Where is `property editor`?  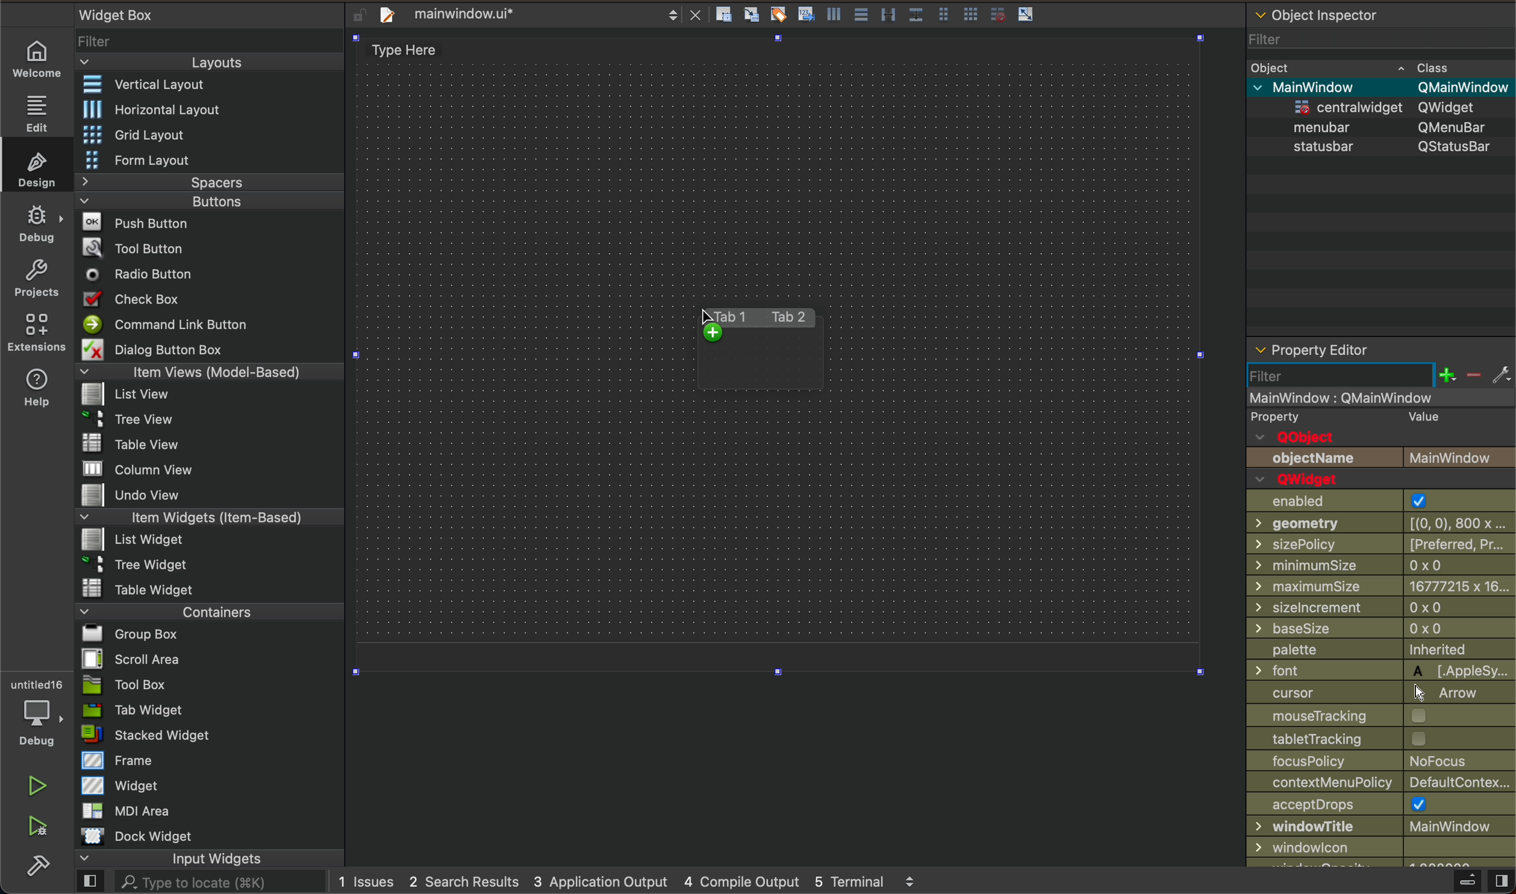 property editor is located at coordinates (1368, 347).